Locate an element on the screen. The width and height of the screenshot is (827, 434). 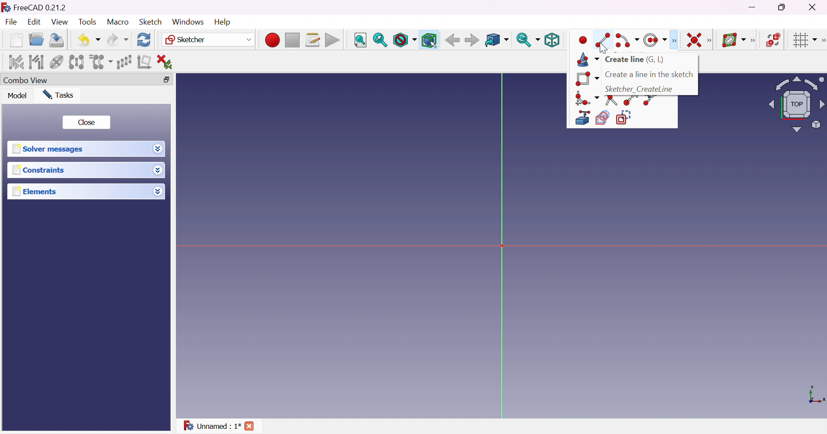
Fit selection is located at coordinates (380, 40).